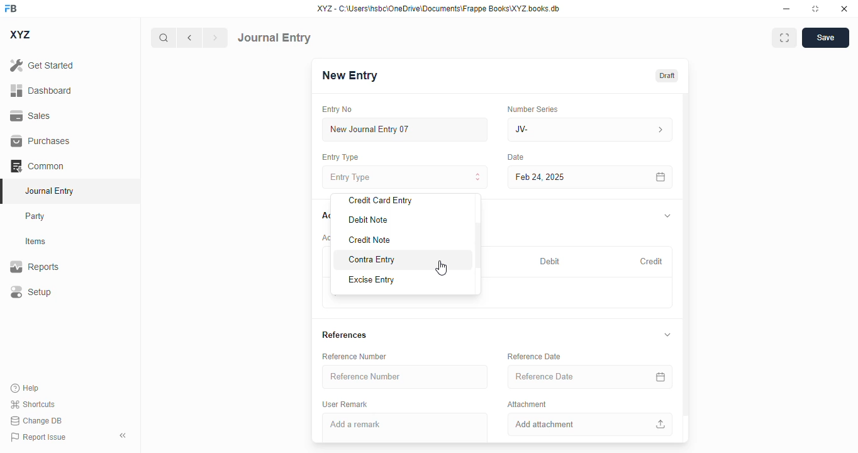 The width and height of the screenshot is (858, 453). Describe the element at coordinates (667, 75) in the screenshot. I see `draft` at that location.